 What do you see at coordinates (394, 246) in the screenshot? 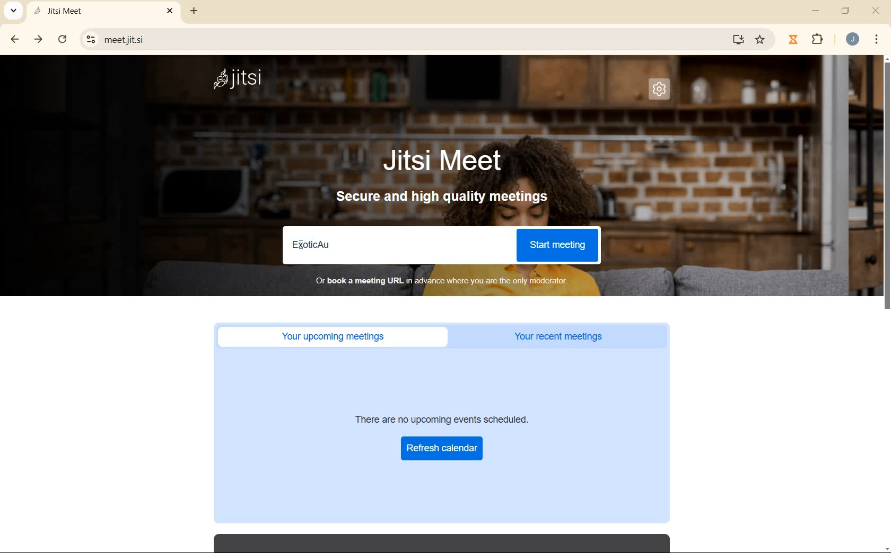
I see `enter meeting title` at bounding box center [394, 246].